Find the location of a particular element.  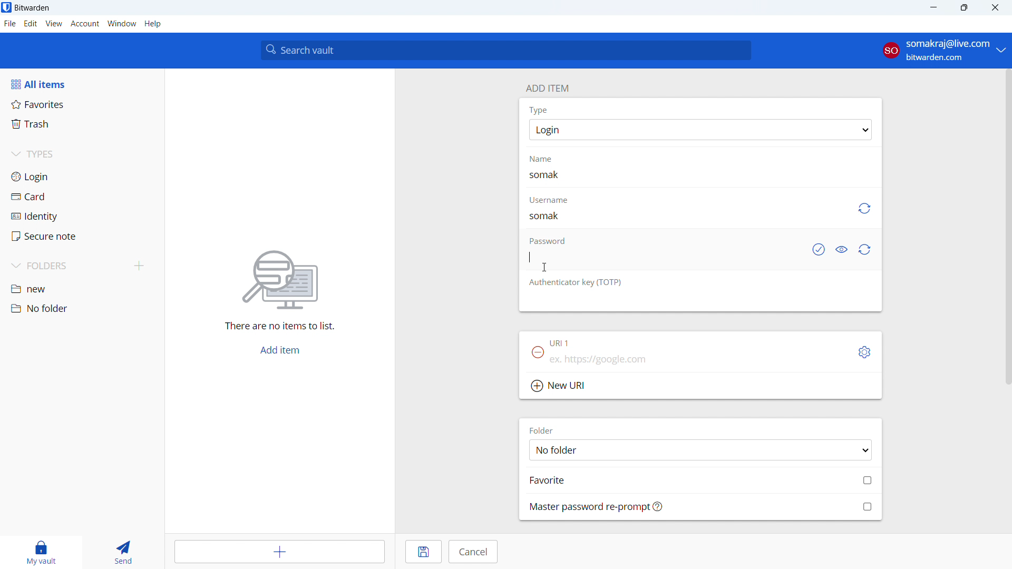

select folder is located at coordinates (700, 449).